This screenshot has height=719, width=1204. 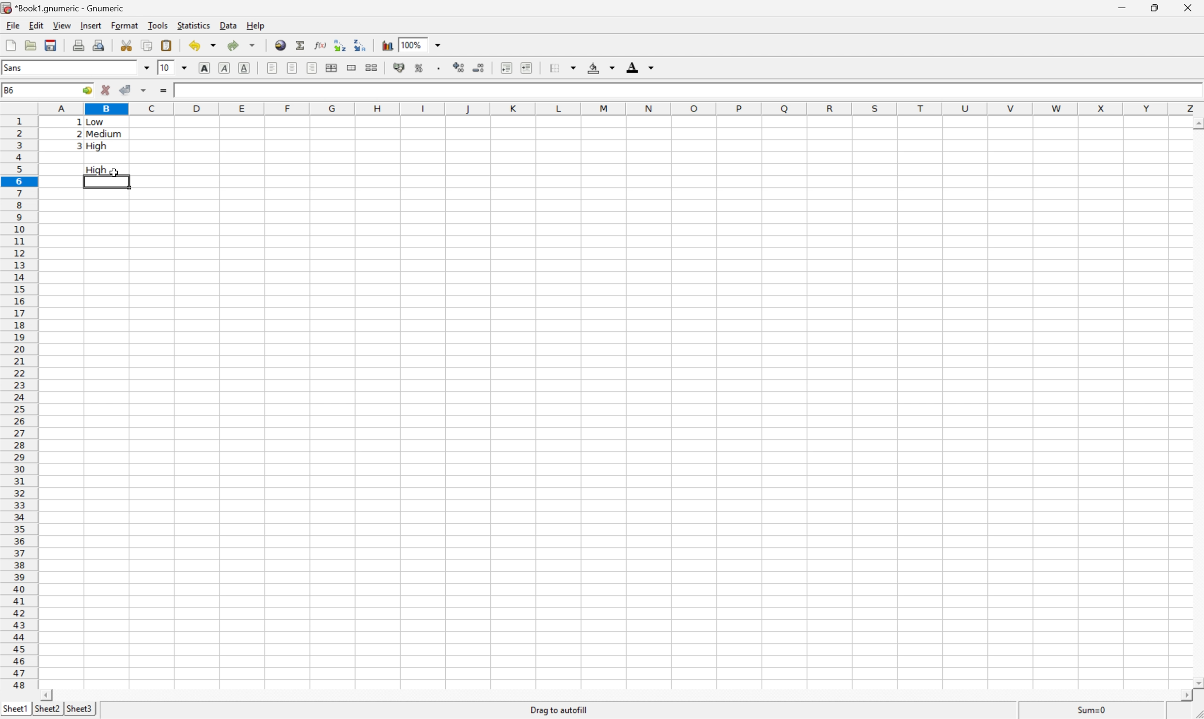 I want to click on *Book1.gnumeric - Gnumeric, so click(x=65, y=8).